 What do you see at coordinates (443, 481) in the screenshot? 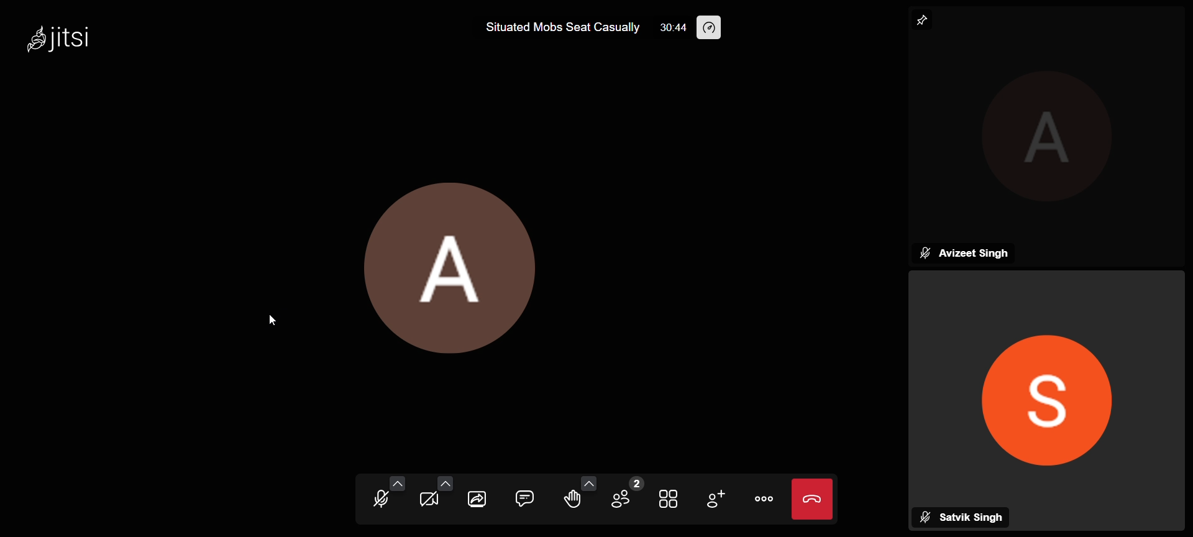
I see `video setting` at bounding box center [443, 481].